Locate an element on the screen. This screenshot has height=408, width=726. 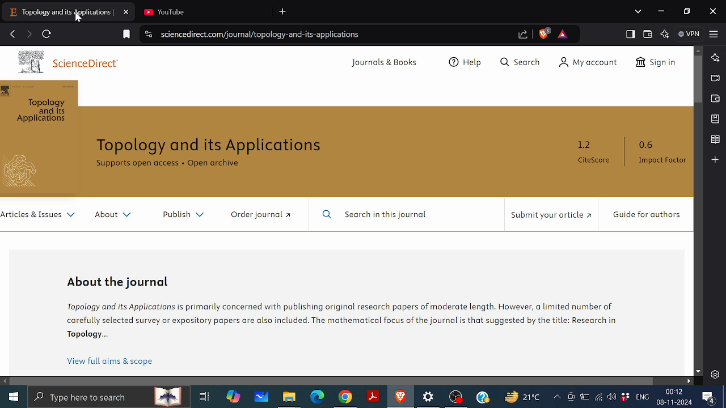
move forward is located at coordinates (28, 34).